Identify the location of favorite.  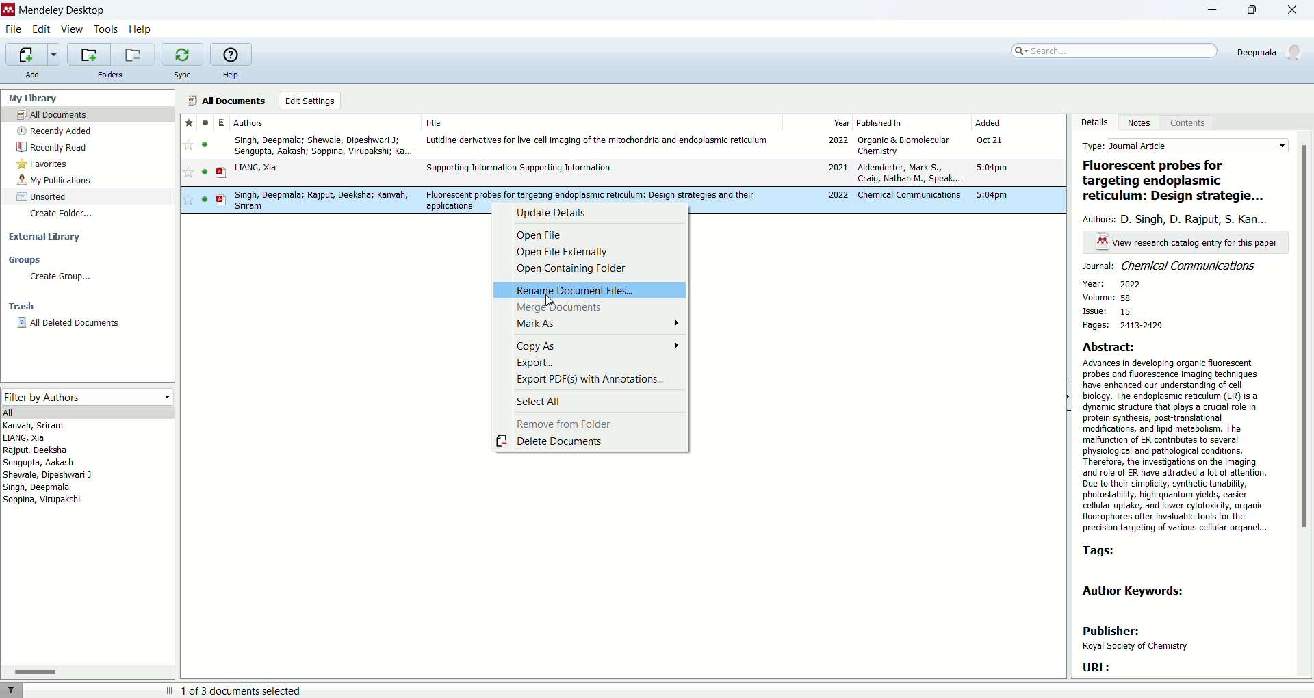
(189, 146).